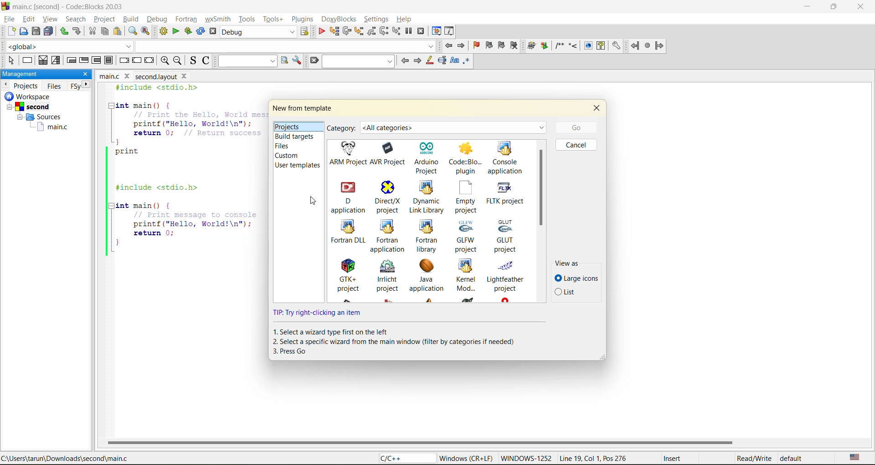 This screenshot has height=465, width=875. Describe the element at coordinates (306, 32) in the screenshot. I see `show select target dialog` at that location.